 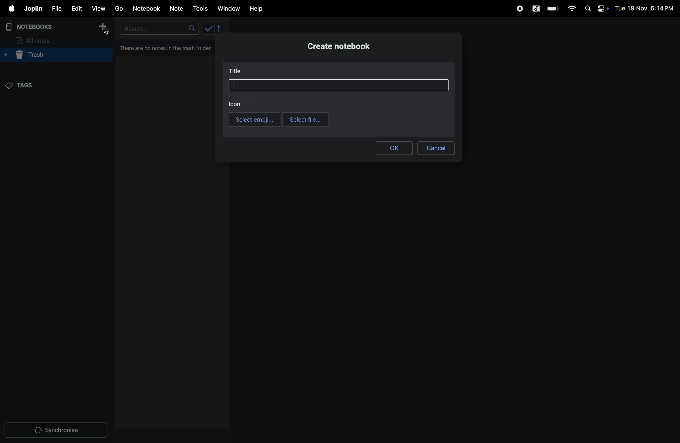 What do you see at coordinates (55, 8) in the screenshot?
I see `file` at bounding box center [55, 8].